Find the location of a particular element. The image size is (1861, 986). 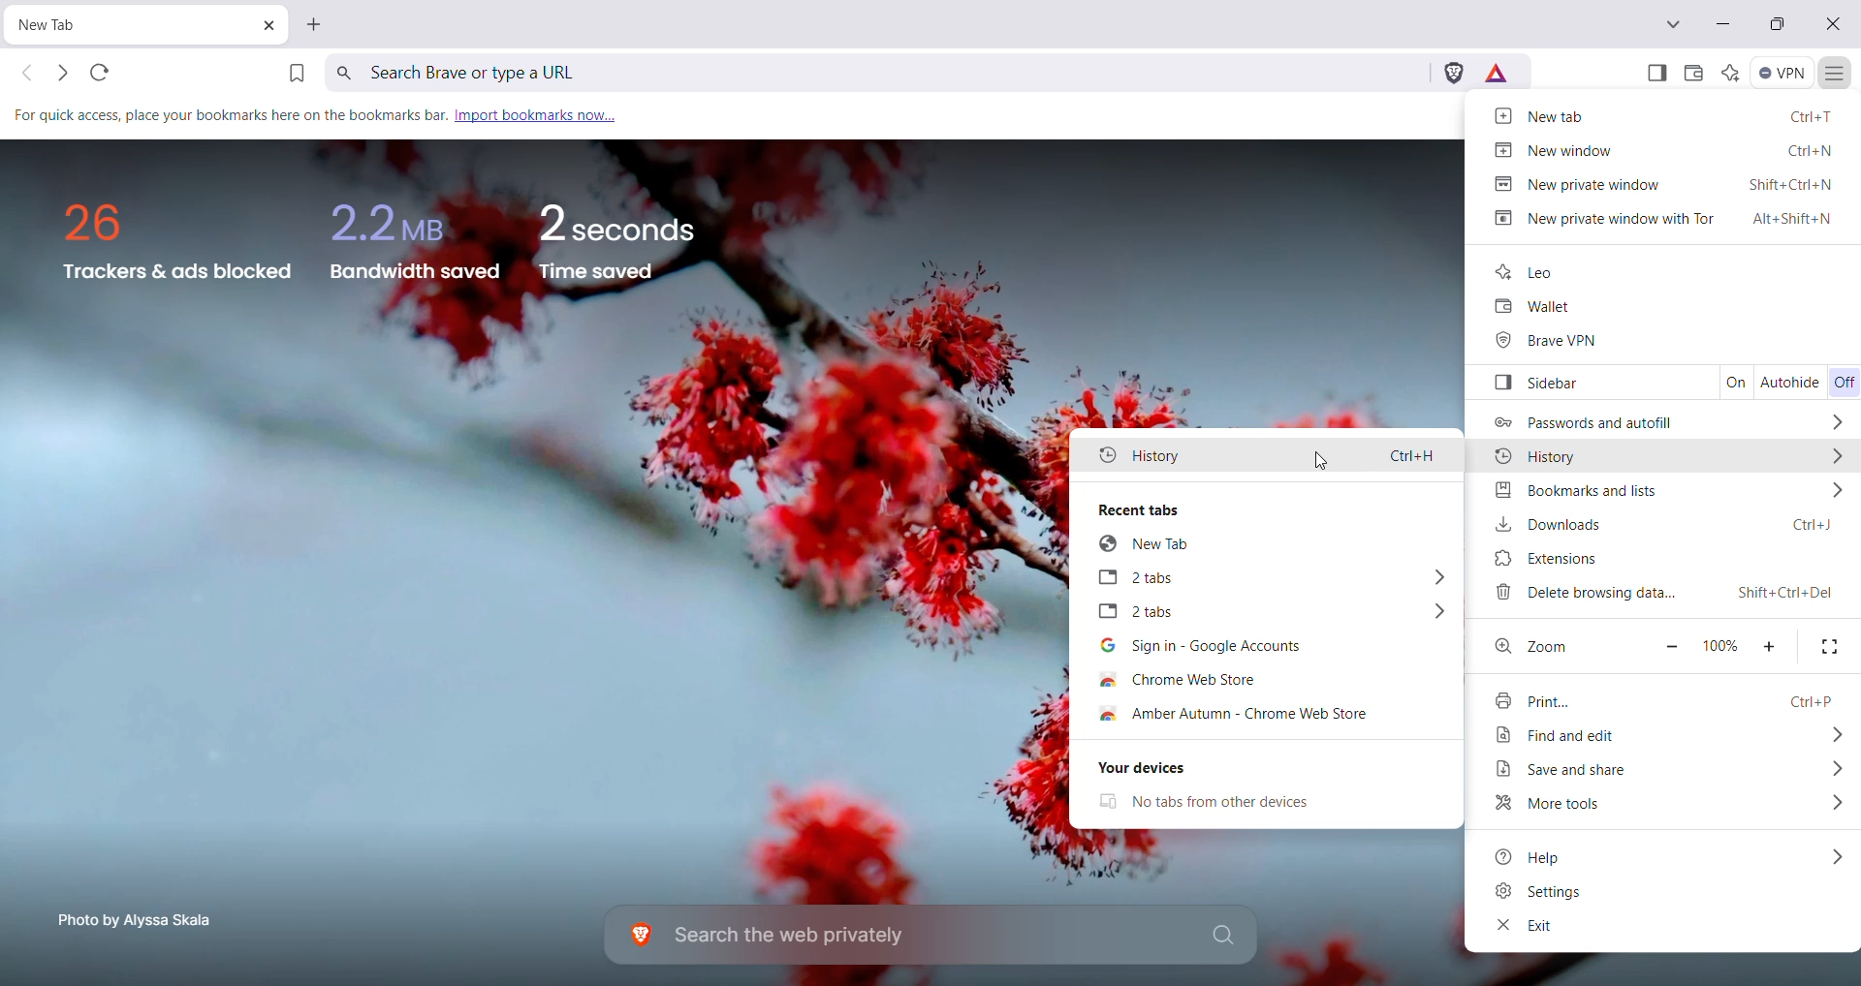

Find and edit is located at coordinates (1665, 736).